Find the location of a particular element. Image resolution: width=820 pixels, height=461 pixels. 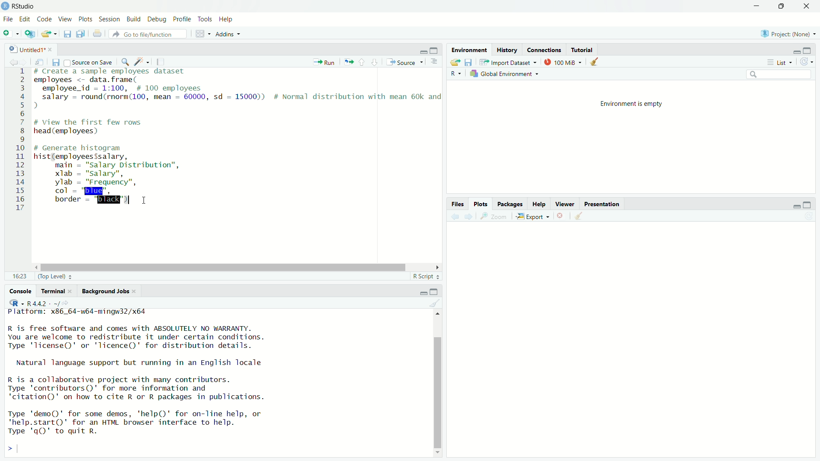

backword is located at coordinates (12, 62).